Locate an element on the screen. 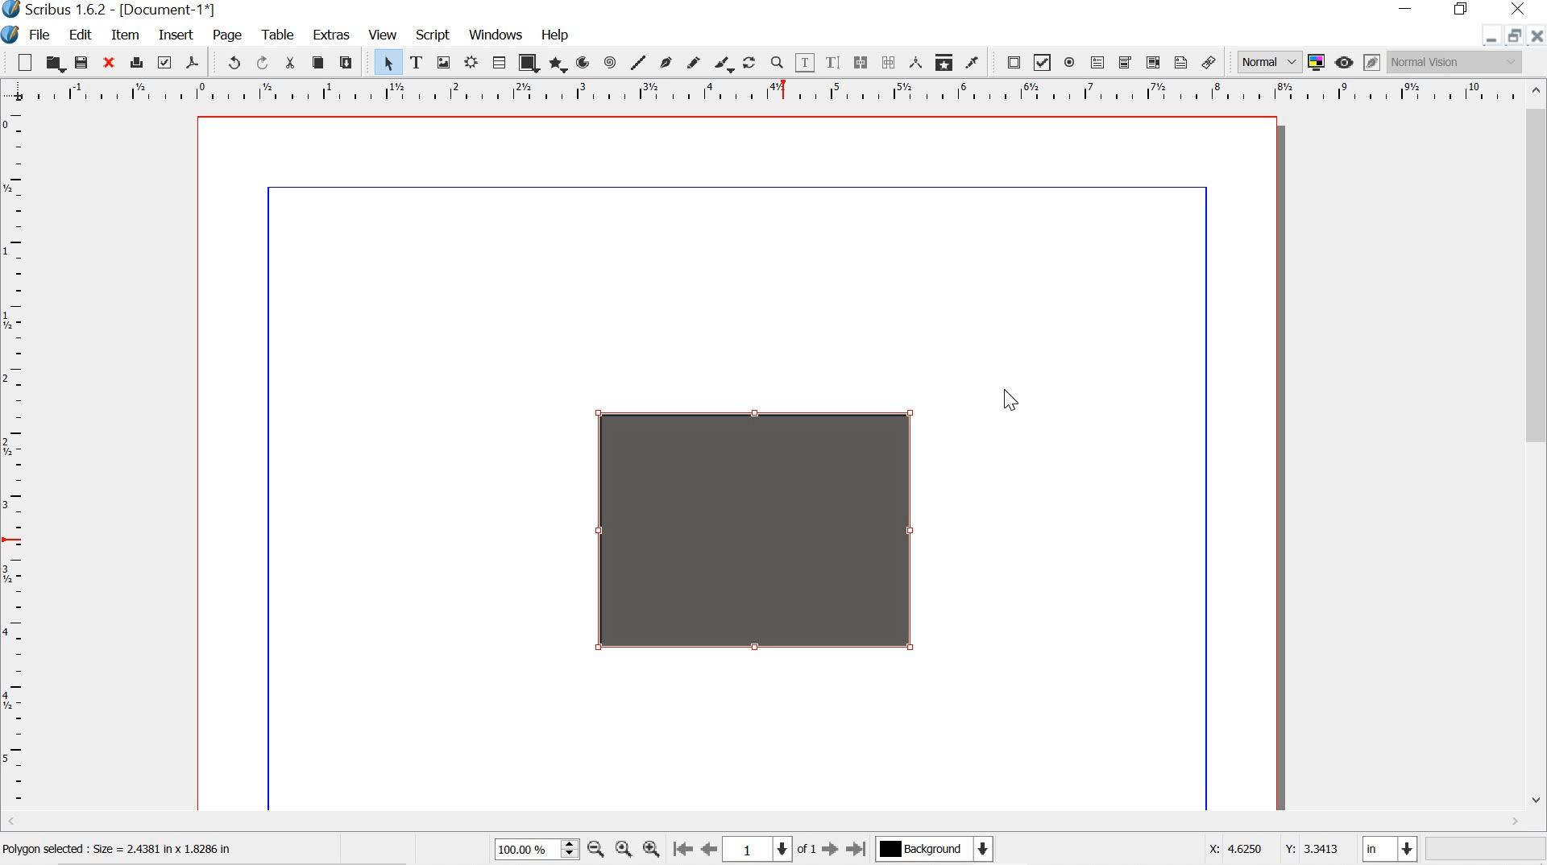 This screenshot has width=1547, height=865. rotate item is located at coordinates (749, 64).